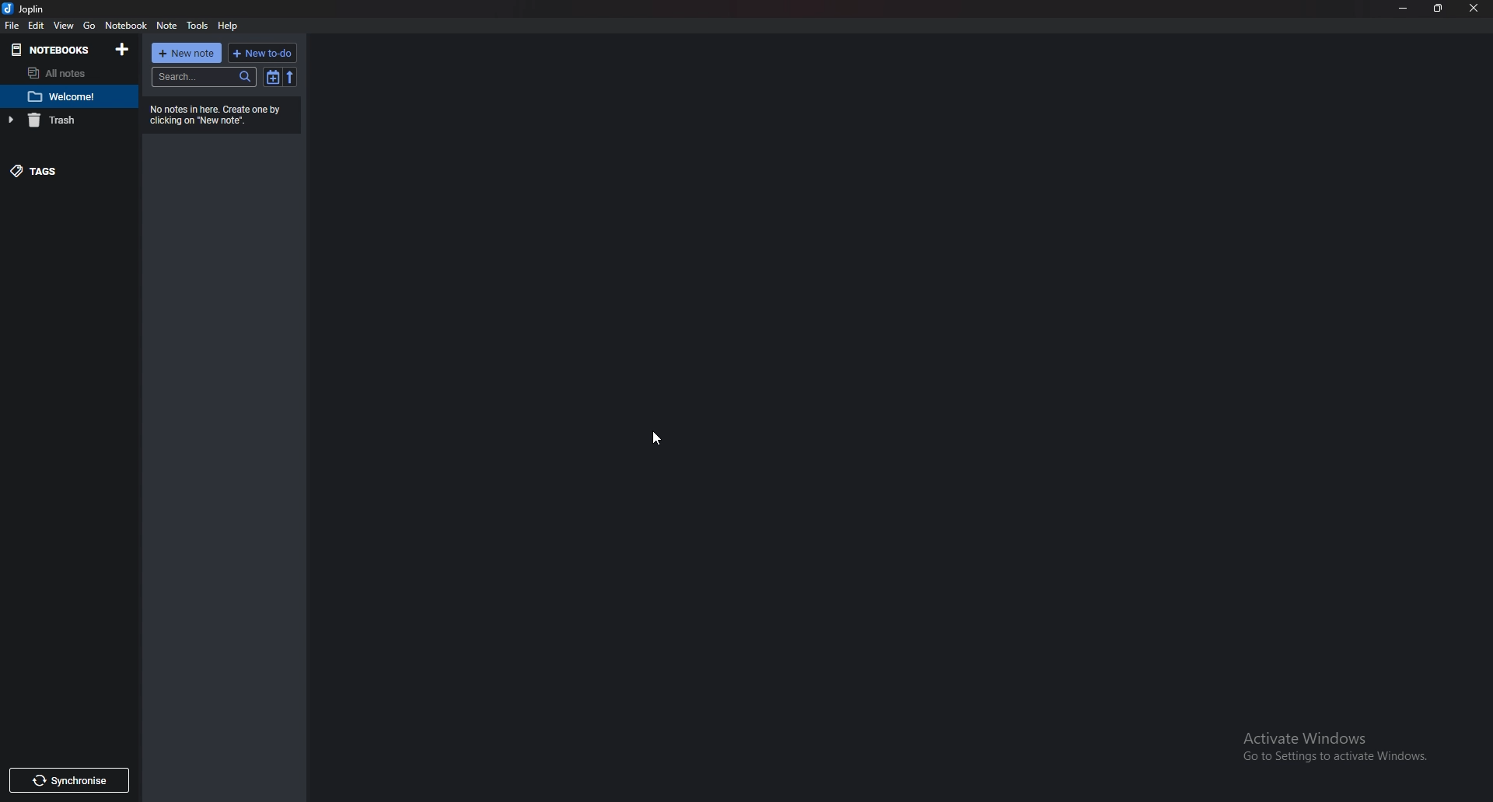 The height and width of the screenshot is (802, 1493). What do you see at coordinates (198, 26) in the screenshot?
I see `Tools` at bounding box center [198, 26].